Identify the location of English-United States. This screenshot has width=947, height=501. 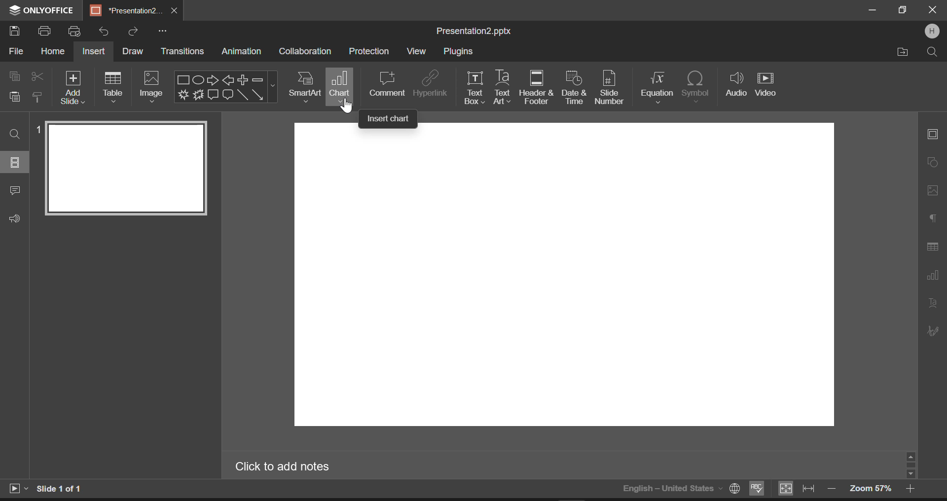
(680, 488).